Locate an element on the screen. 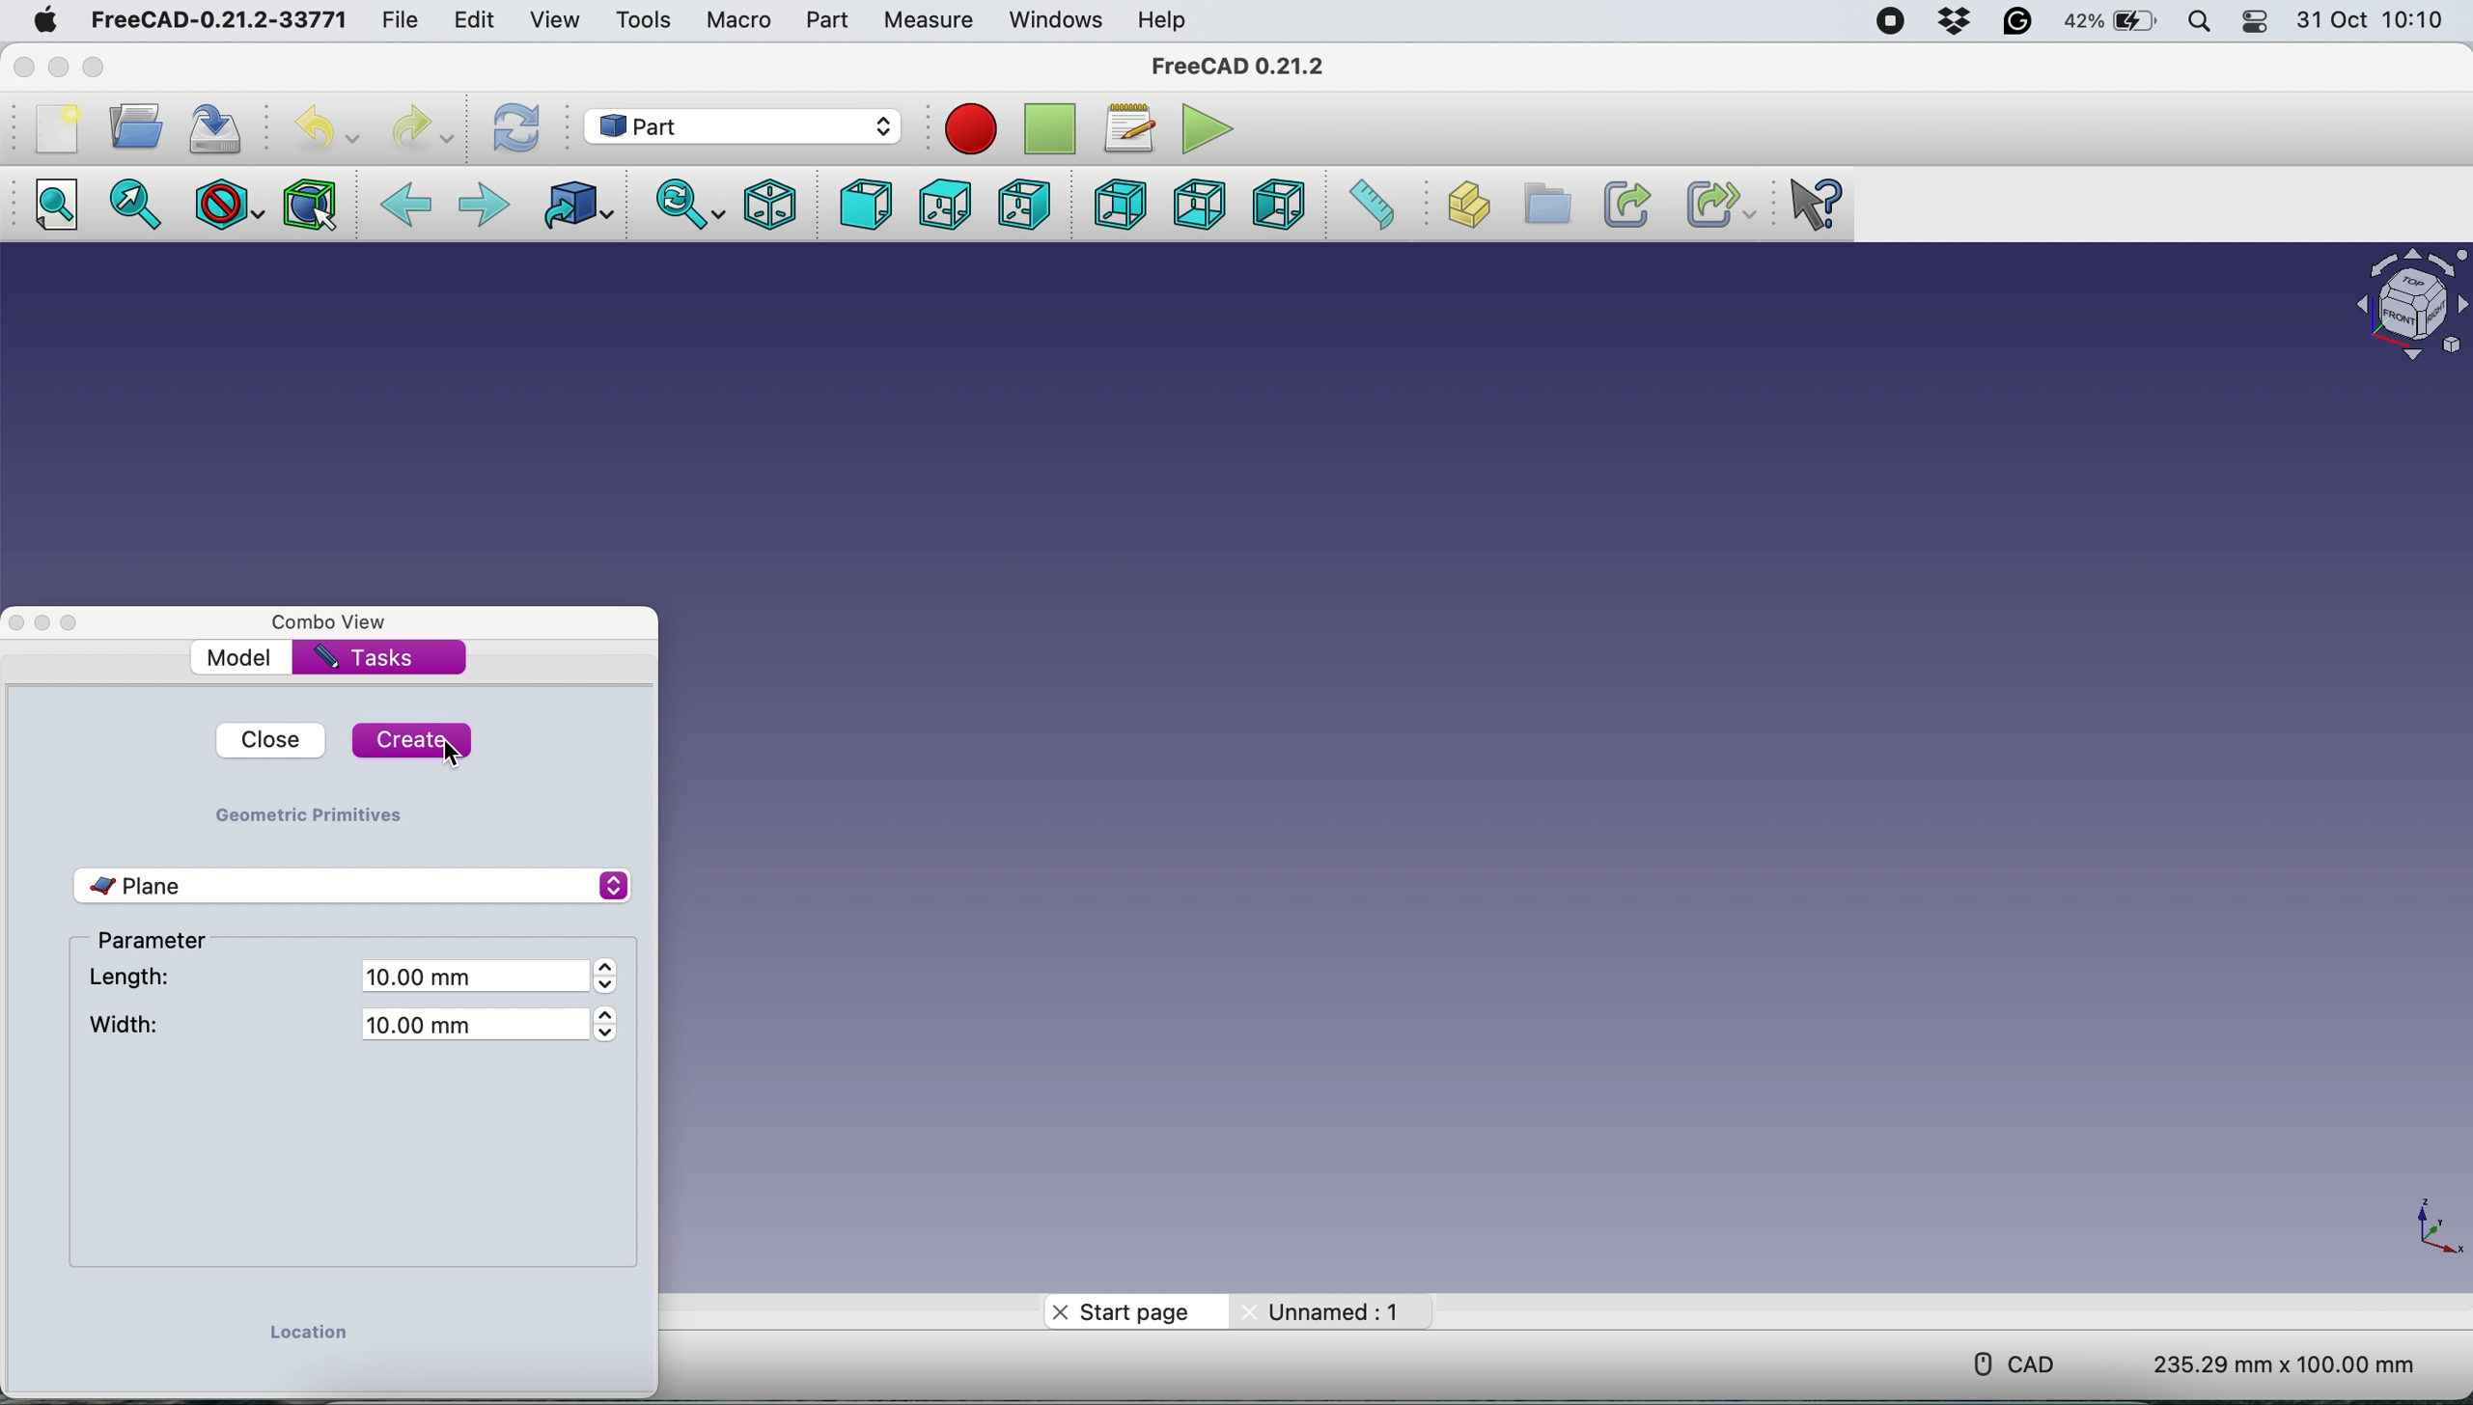 Image resolution: width=2473 pixels, height=1405 pixels. Refresh is located at coordinates (516, 128).